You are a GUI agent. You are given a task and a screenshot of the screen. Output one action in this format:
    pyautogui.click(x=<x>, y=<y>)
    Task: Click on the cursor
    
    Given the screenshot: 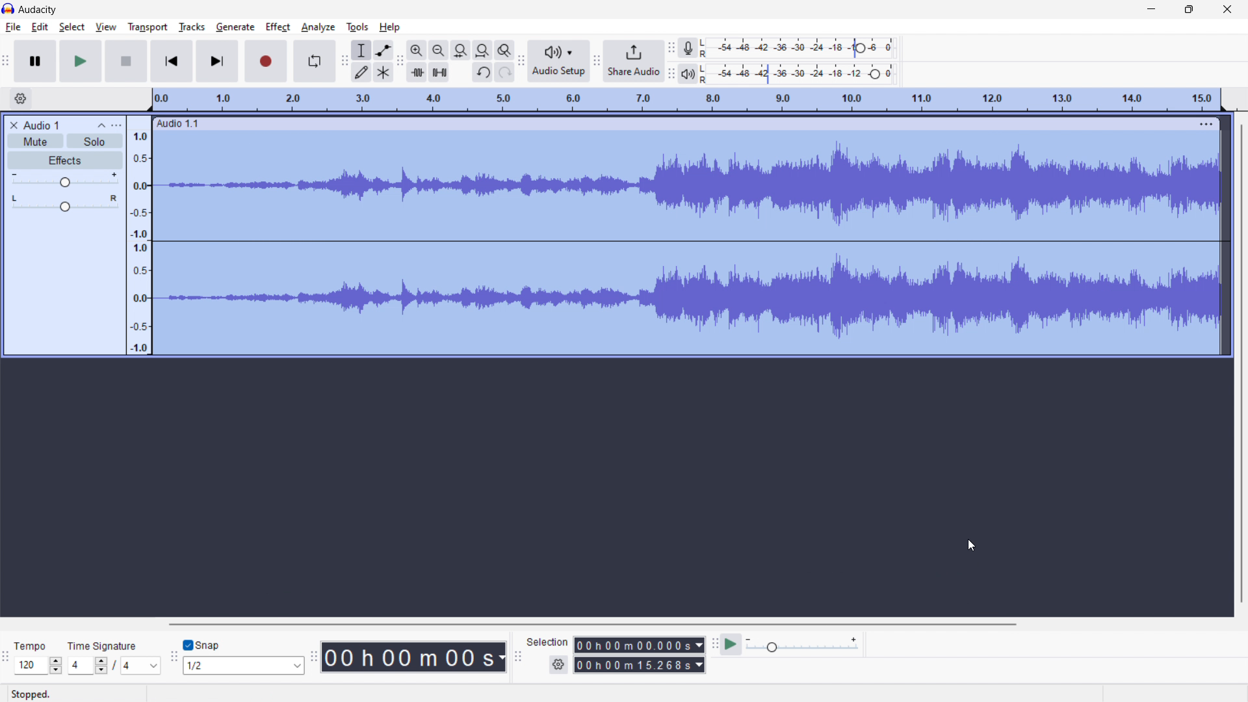 What is the action you would take?
    pyautogui.click(x=966, y=543)
    